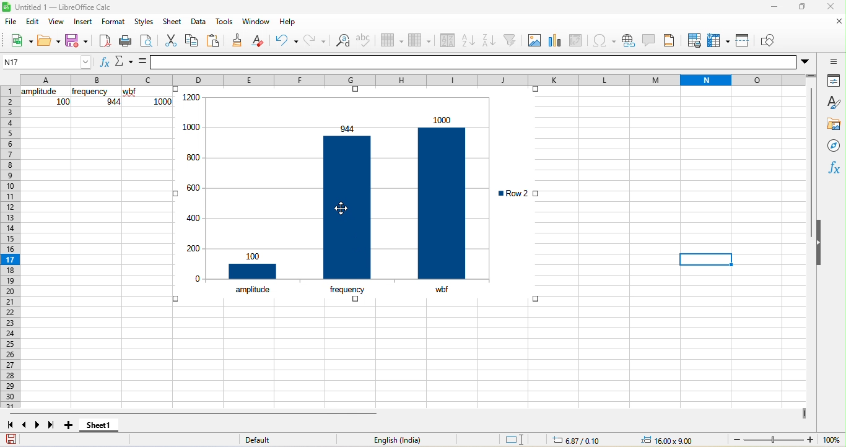 The width and height of the screenshot is (846, 447). Describe the element at coordinates (489, 41) in the screenshot. I see `sort descending` at that location.